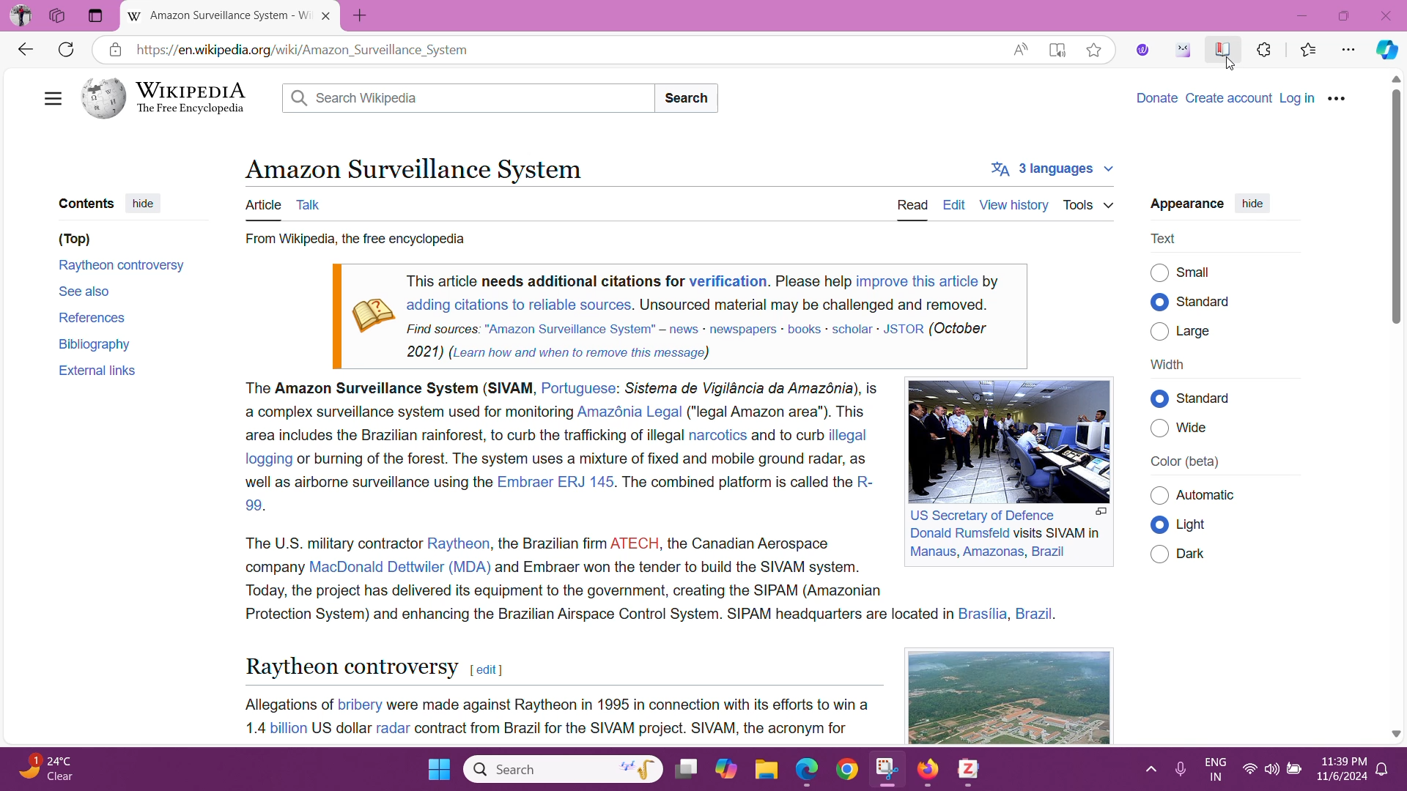 The height and width of the screenshot is (791, 1407). What do you see at coordinates (1219, 48) in the screenshot?
I see `Save to Zotero Extension` at bounding box center [1219, 48].